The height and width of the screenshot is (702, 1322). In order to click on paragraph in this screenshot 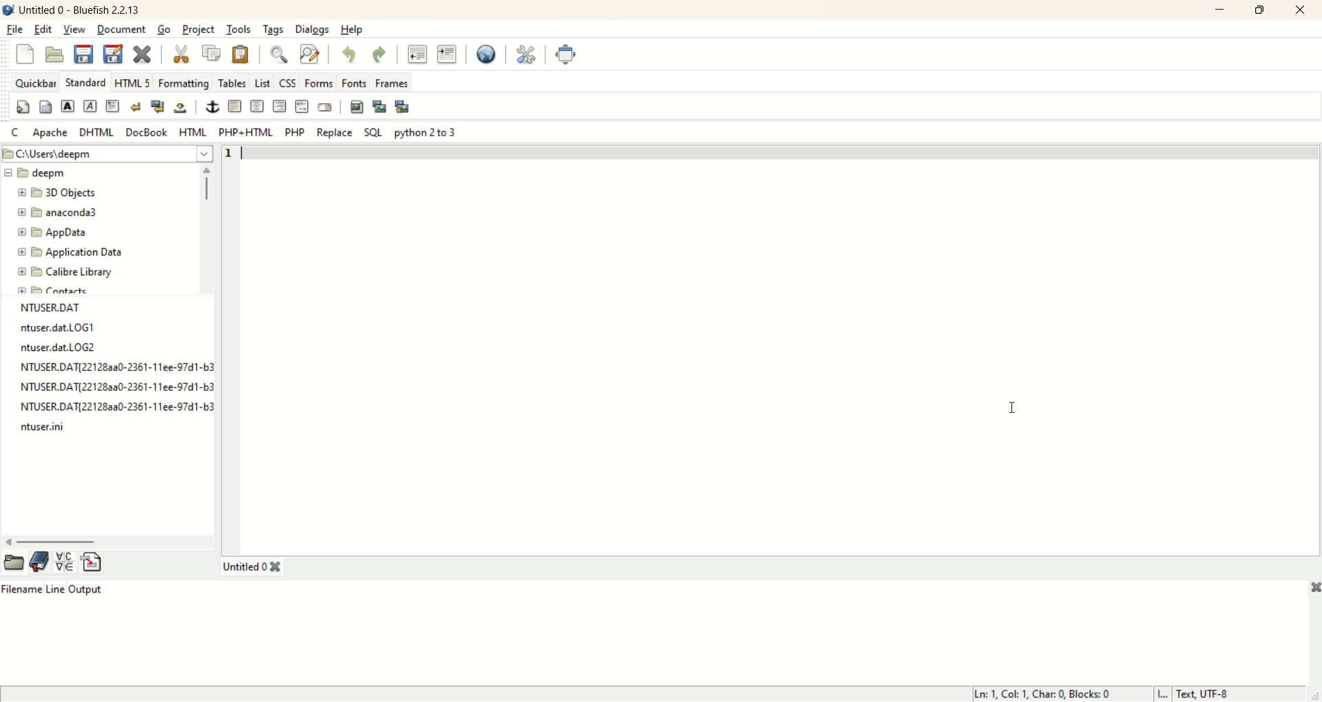, I will do `click(113, 106)`.